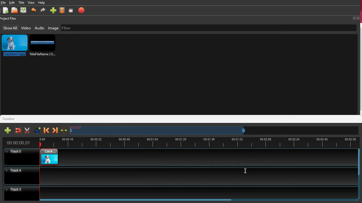 The image size is (362, 203). I want to click on timeline, so click(11, 118).